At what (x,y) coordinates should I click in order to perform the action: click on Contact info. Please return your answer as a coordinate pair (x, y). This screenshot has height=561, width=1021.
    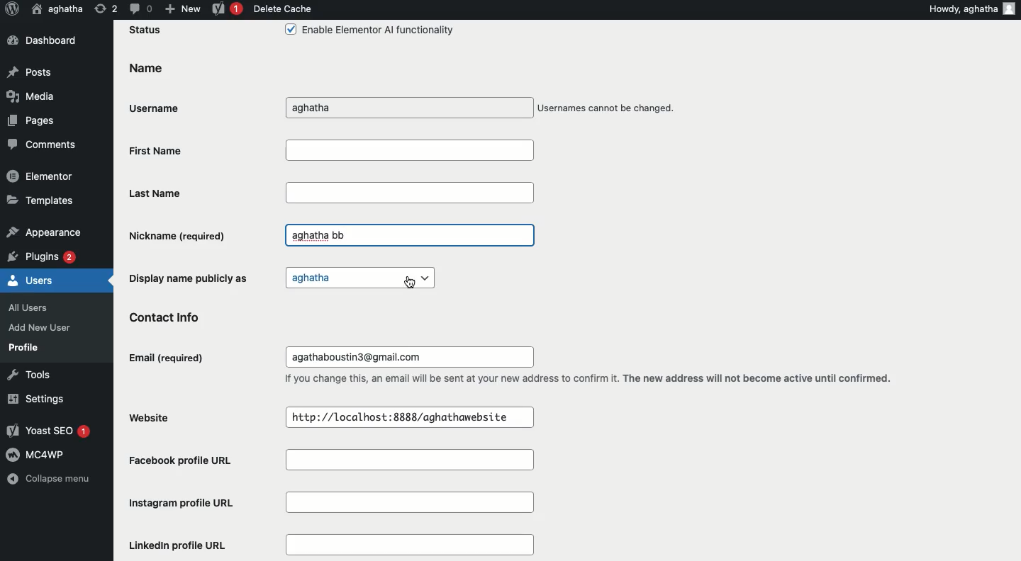
    Looking at the image, I should click on (173, 316).